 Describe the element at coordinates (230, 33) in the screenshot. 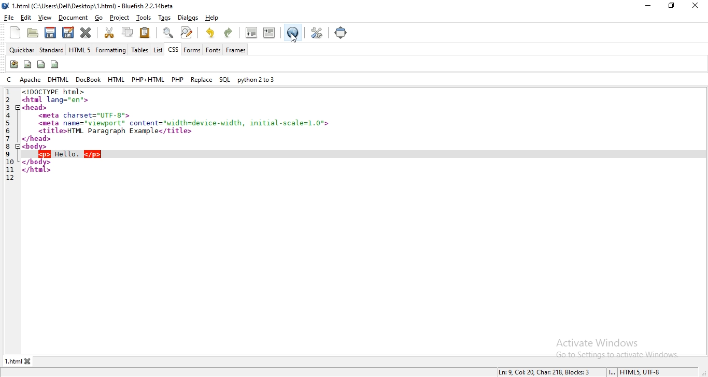

I see `redo` at that location.